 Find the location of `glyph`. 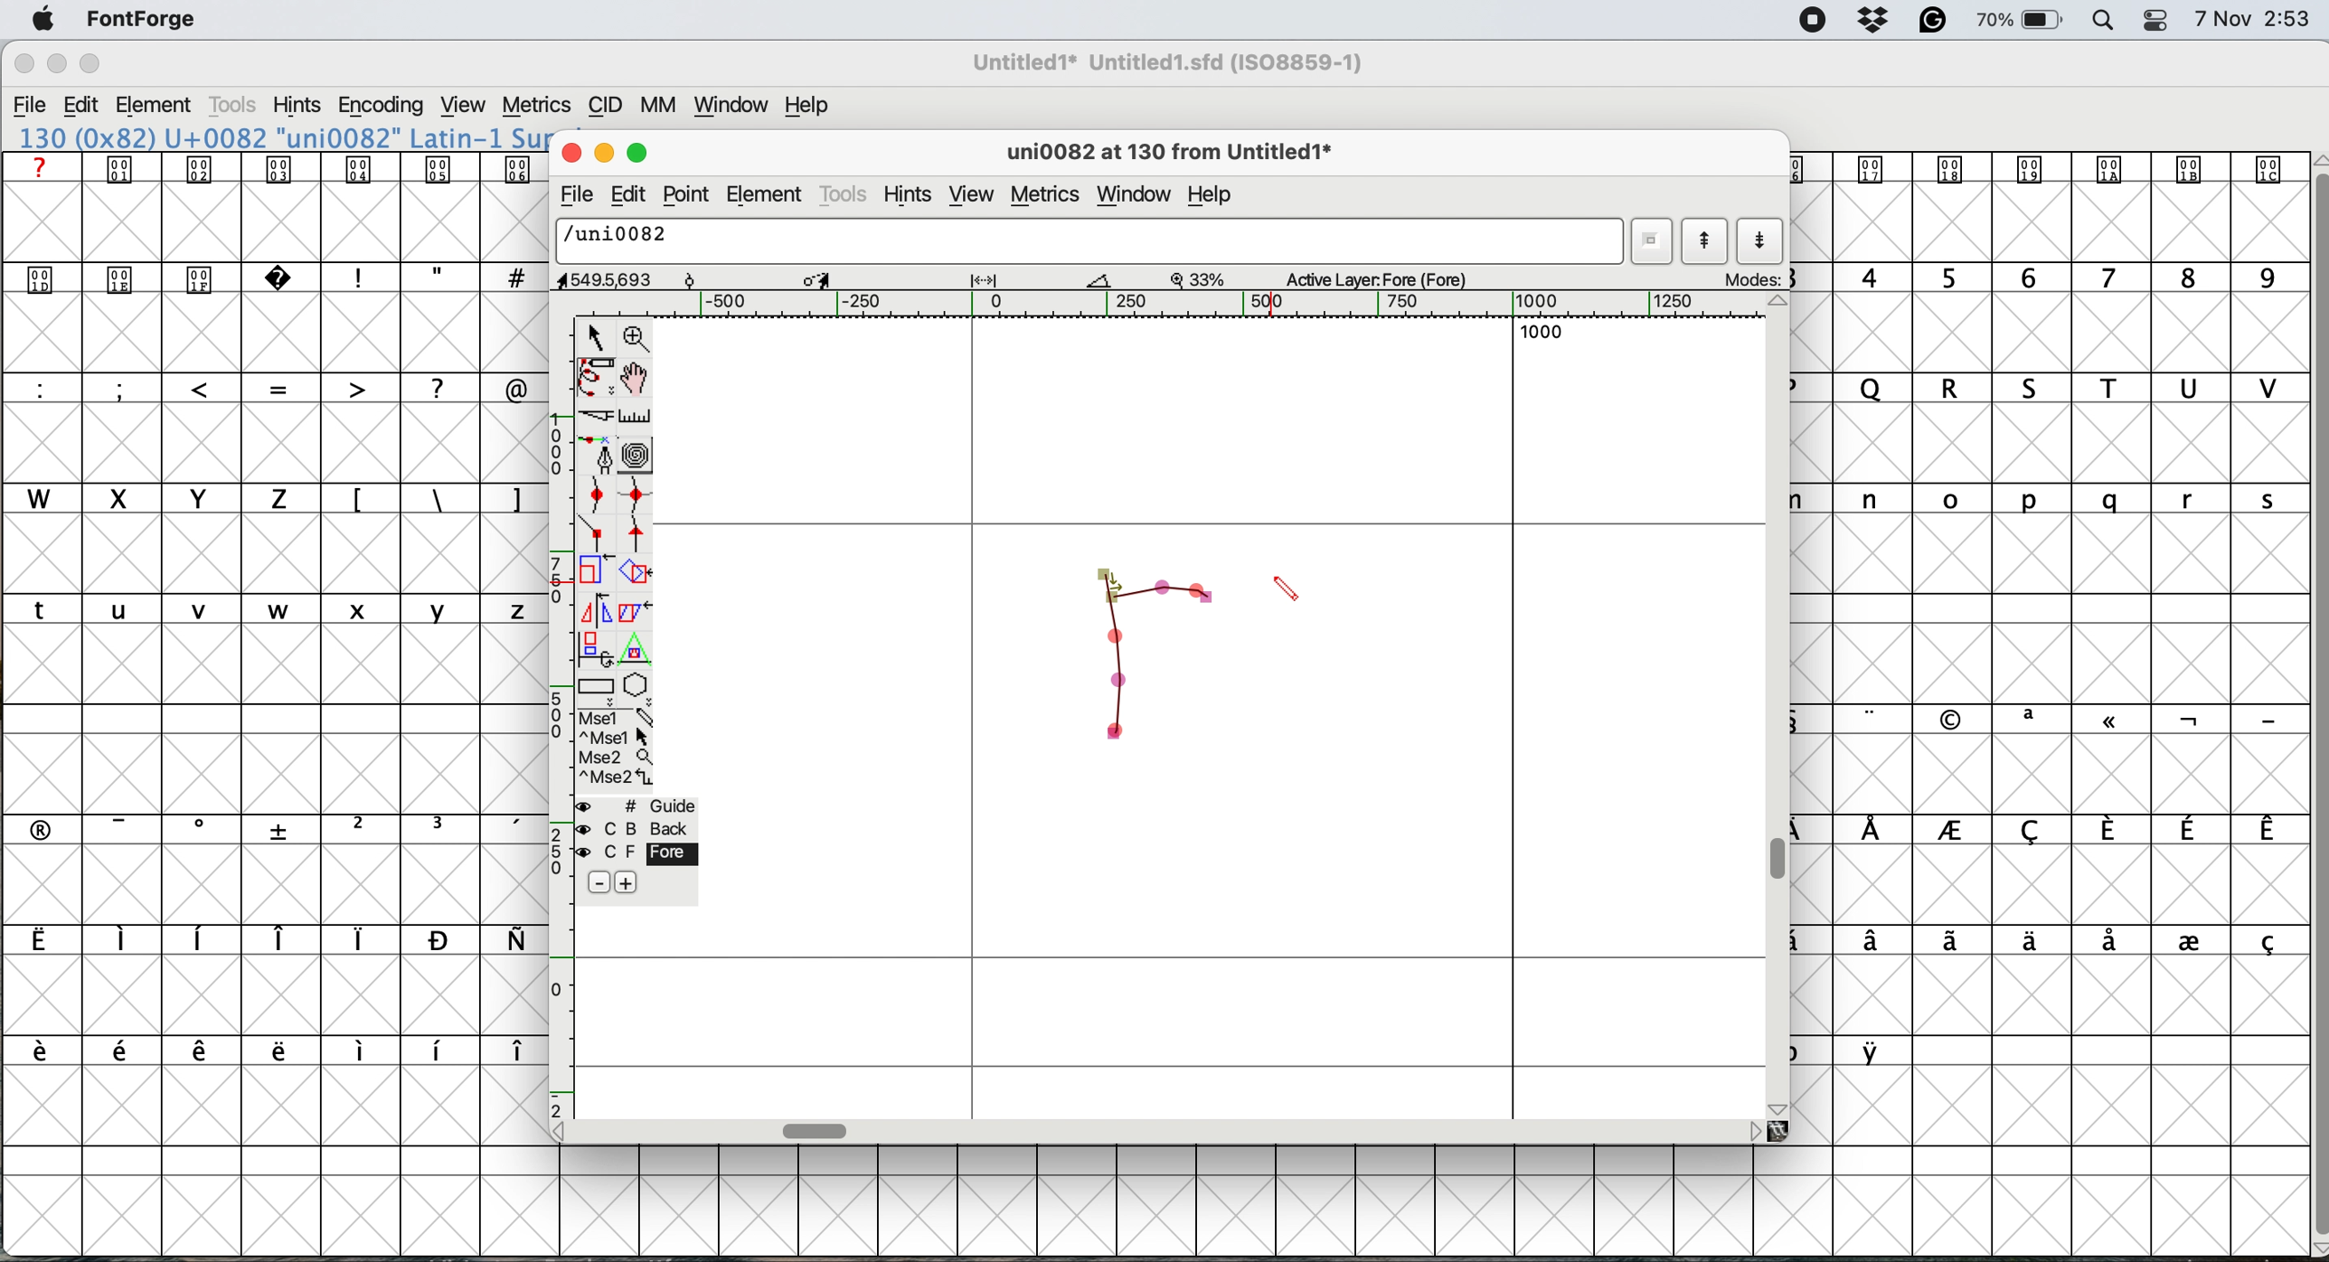

glyph is located at coordinates (1091, 242).